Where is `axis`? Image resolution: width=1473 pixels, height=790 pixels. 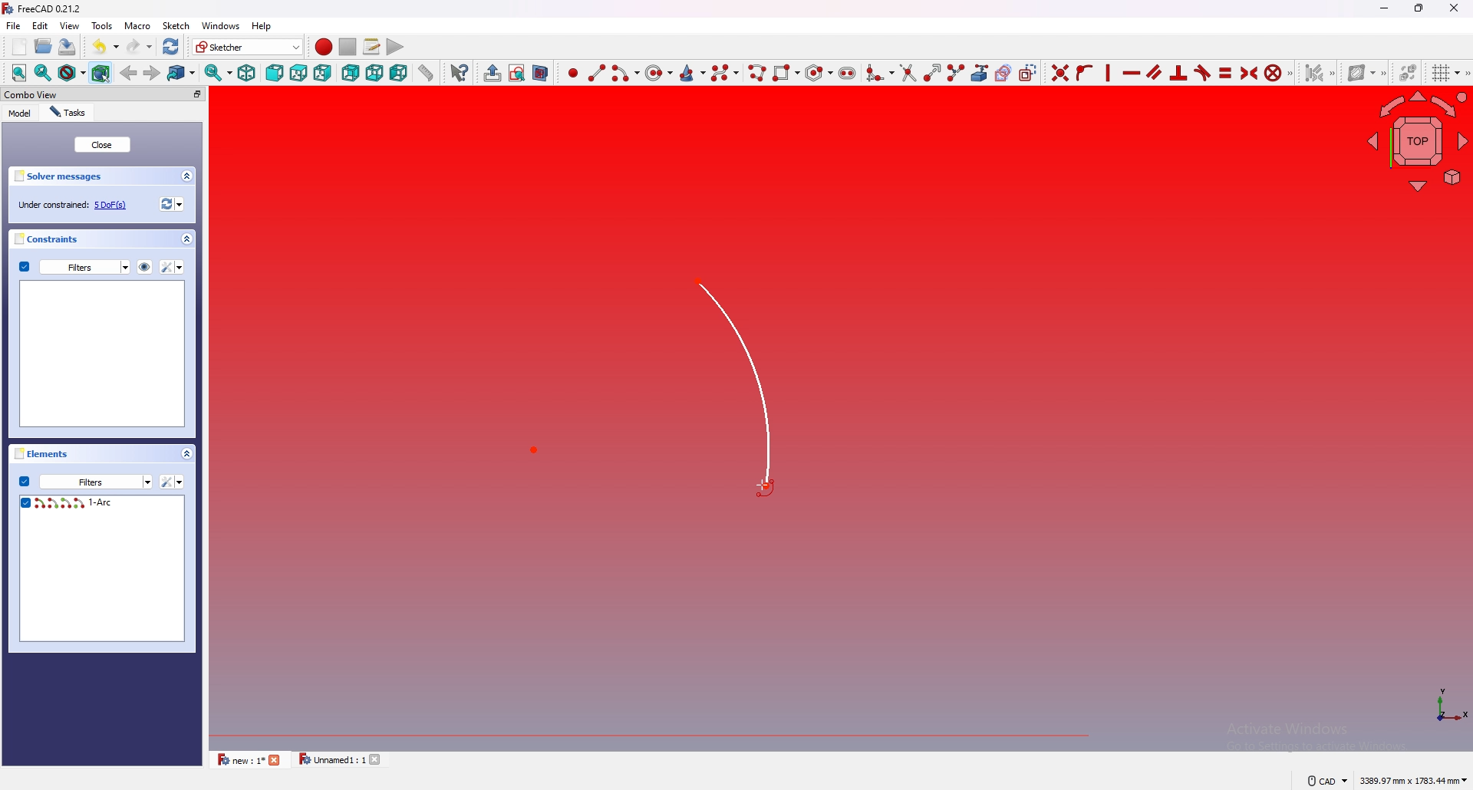 axis is located at coordinates (1444, 705).